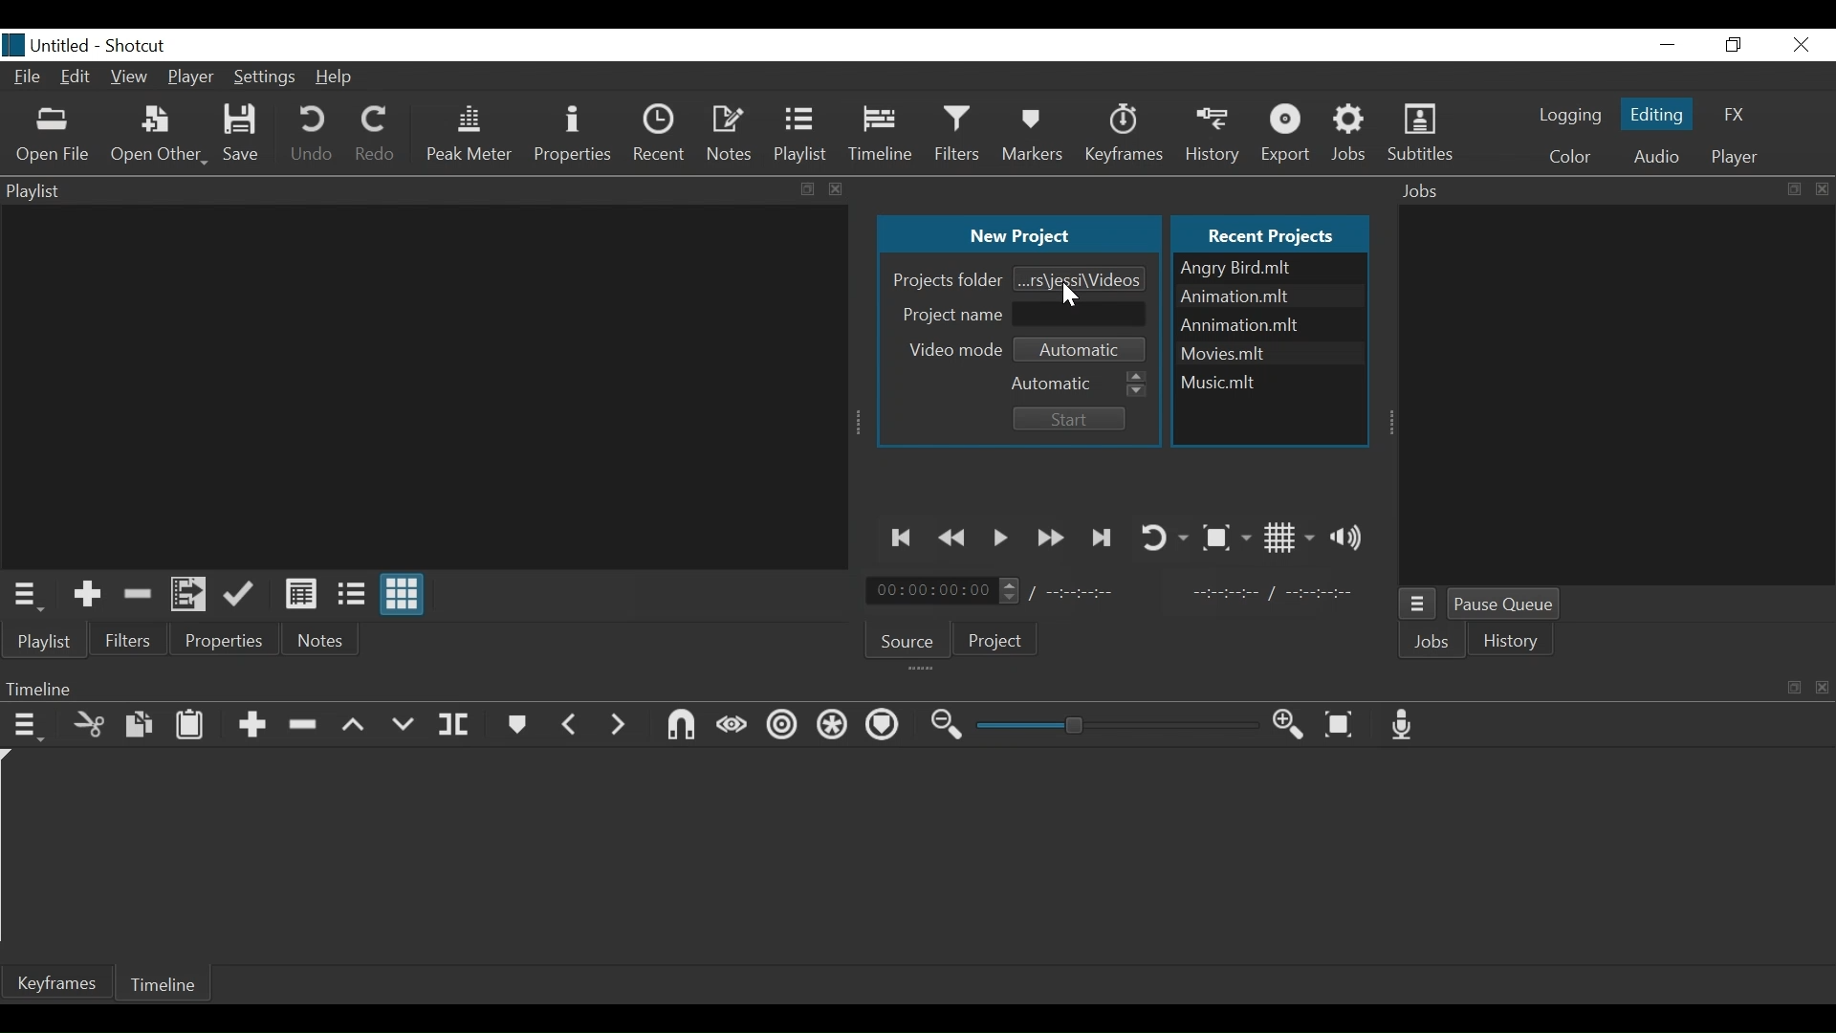  I want to click on Jobs Menu, so click(1420, 606).